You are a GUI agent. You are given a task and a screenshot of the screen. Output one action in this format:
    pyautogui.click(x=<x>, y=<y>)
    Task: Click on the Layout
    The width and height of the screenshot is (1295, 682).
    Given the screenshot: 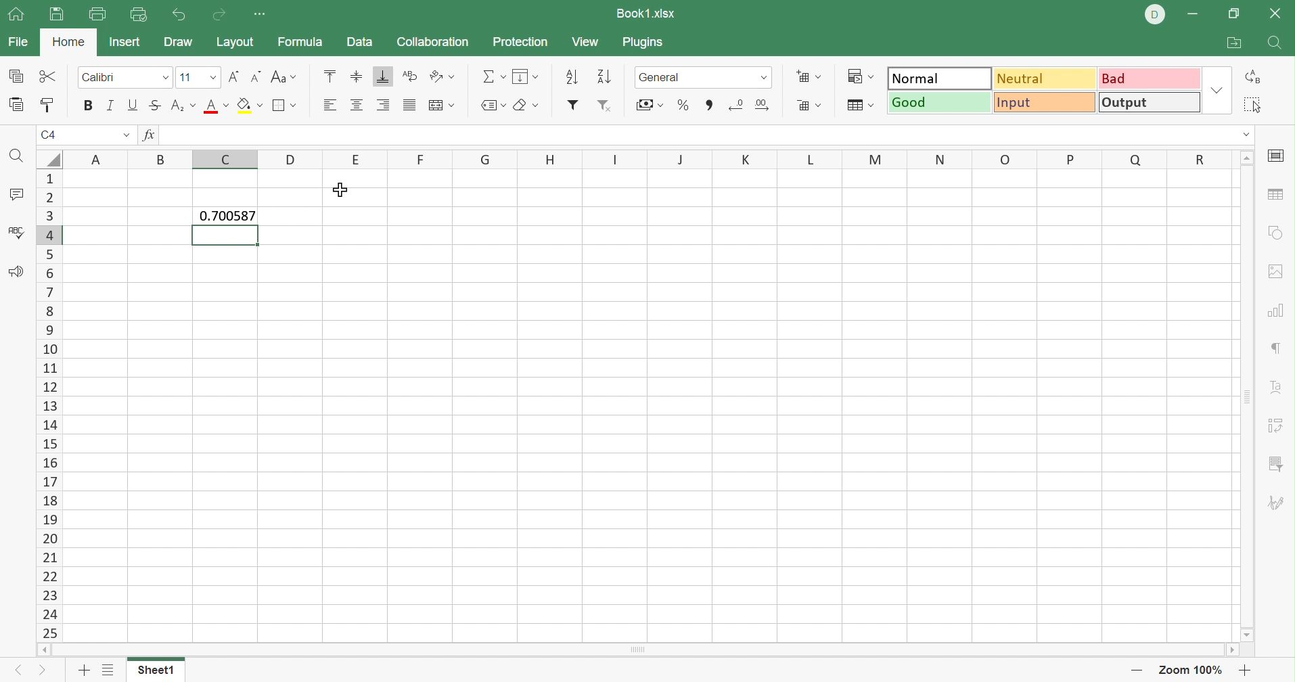 What is the action you would take?
    pyautogui.click(x=235, y=43)
    